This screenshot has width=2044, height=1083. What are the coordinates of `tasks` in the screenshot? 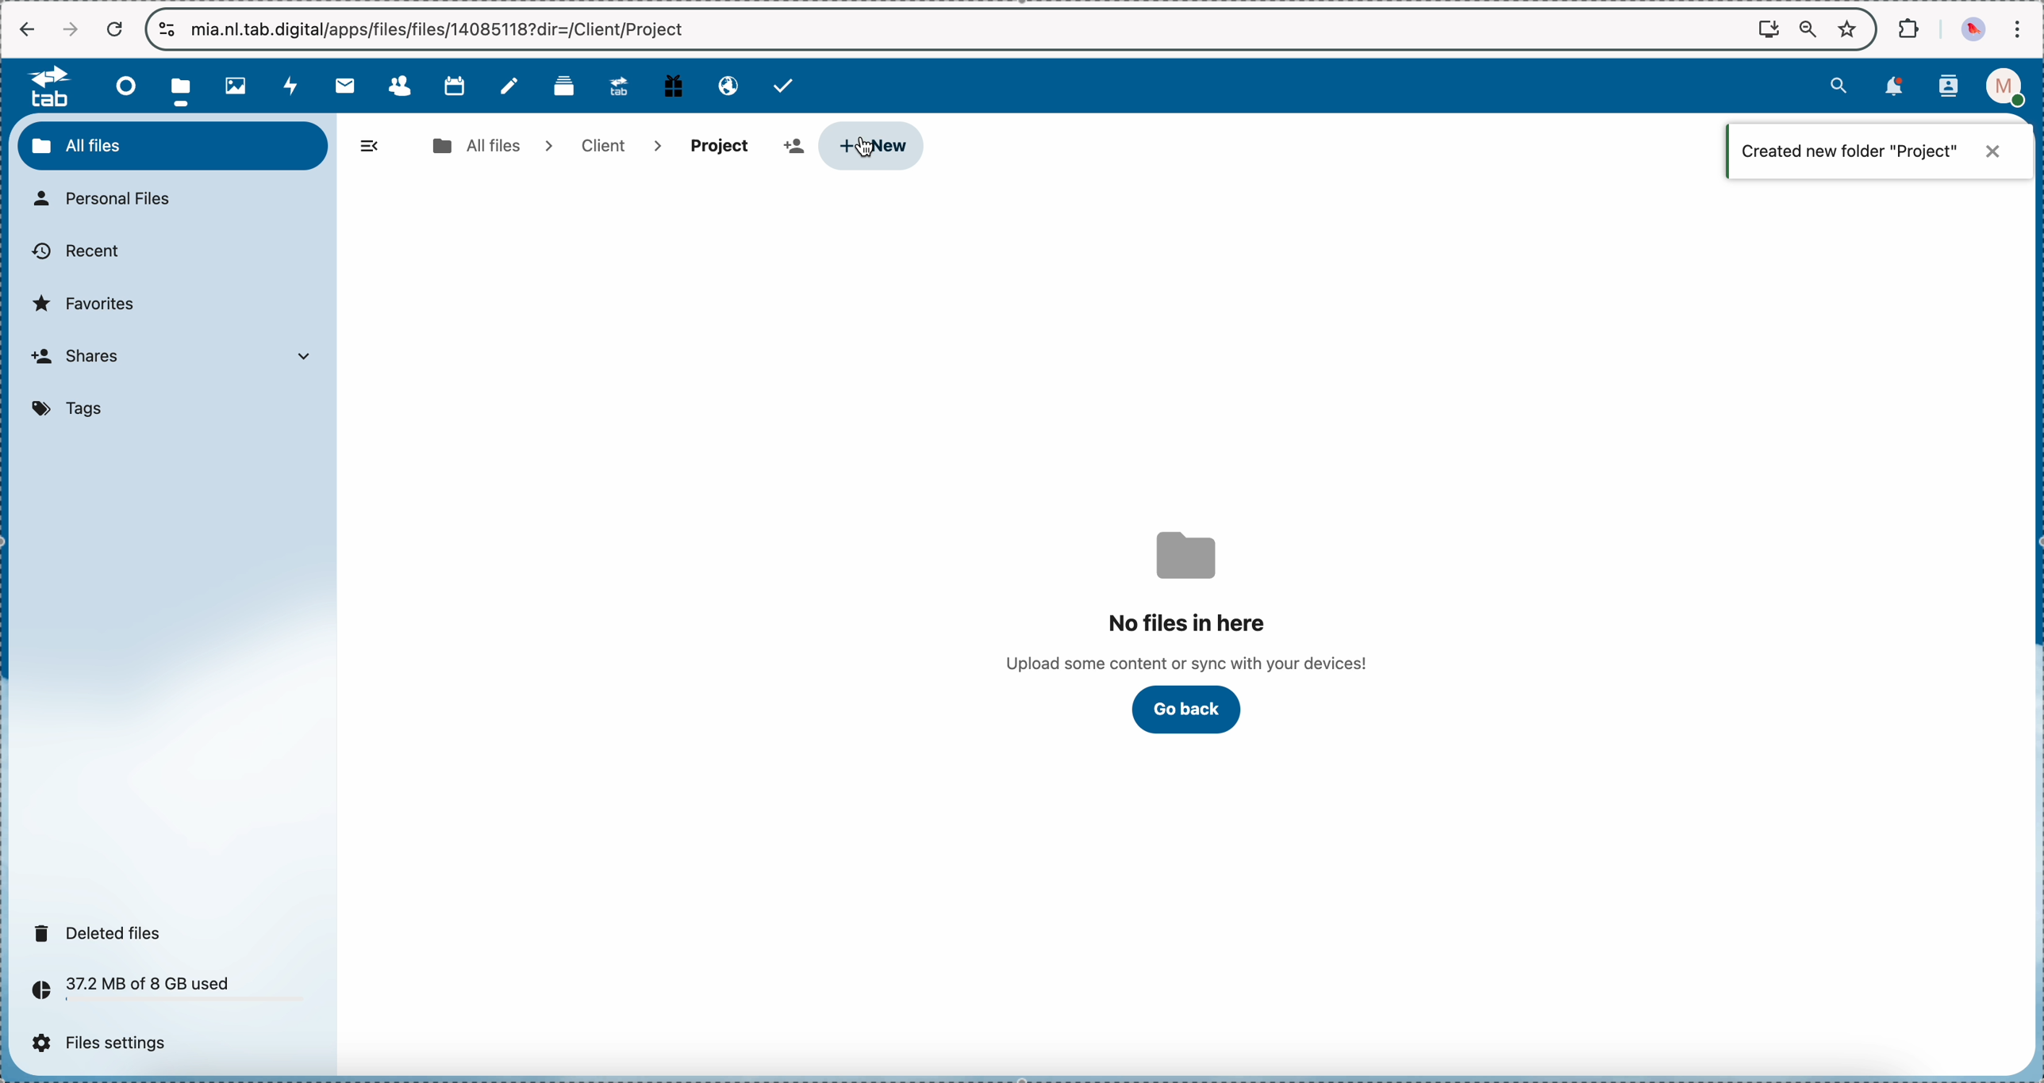 It's located at (786, 86).